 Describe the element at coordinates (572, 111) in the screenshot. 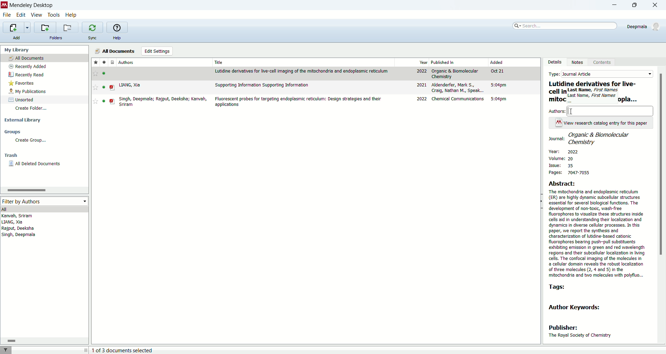

I see `Cursor` at that location.